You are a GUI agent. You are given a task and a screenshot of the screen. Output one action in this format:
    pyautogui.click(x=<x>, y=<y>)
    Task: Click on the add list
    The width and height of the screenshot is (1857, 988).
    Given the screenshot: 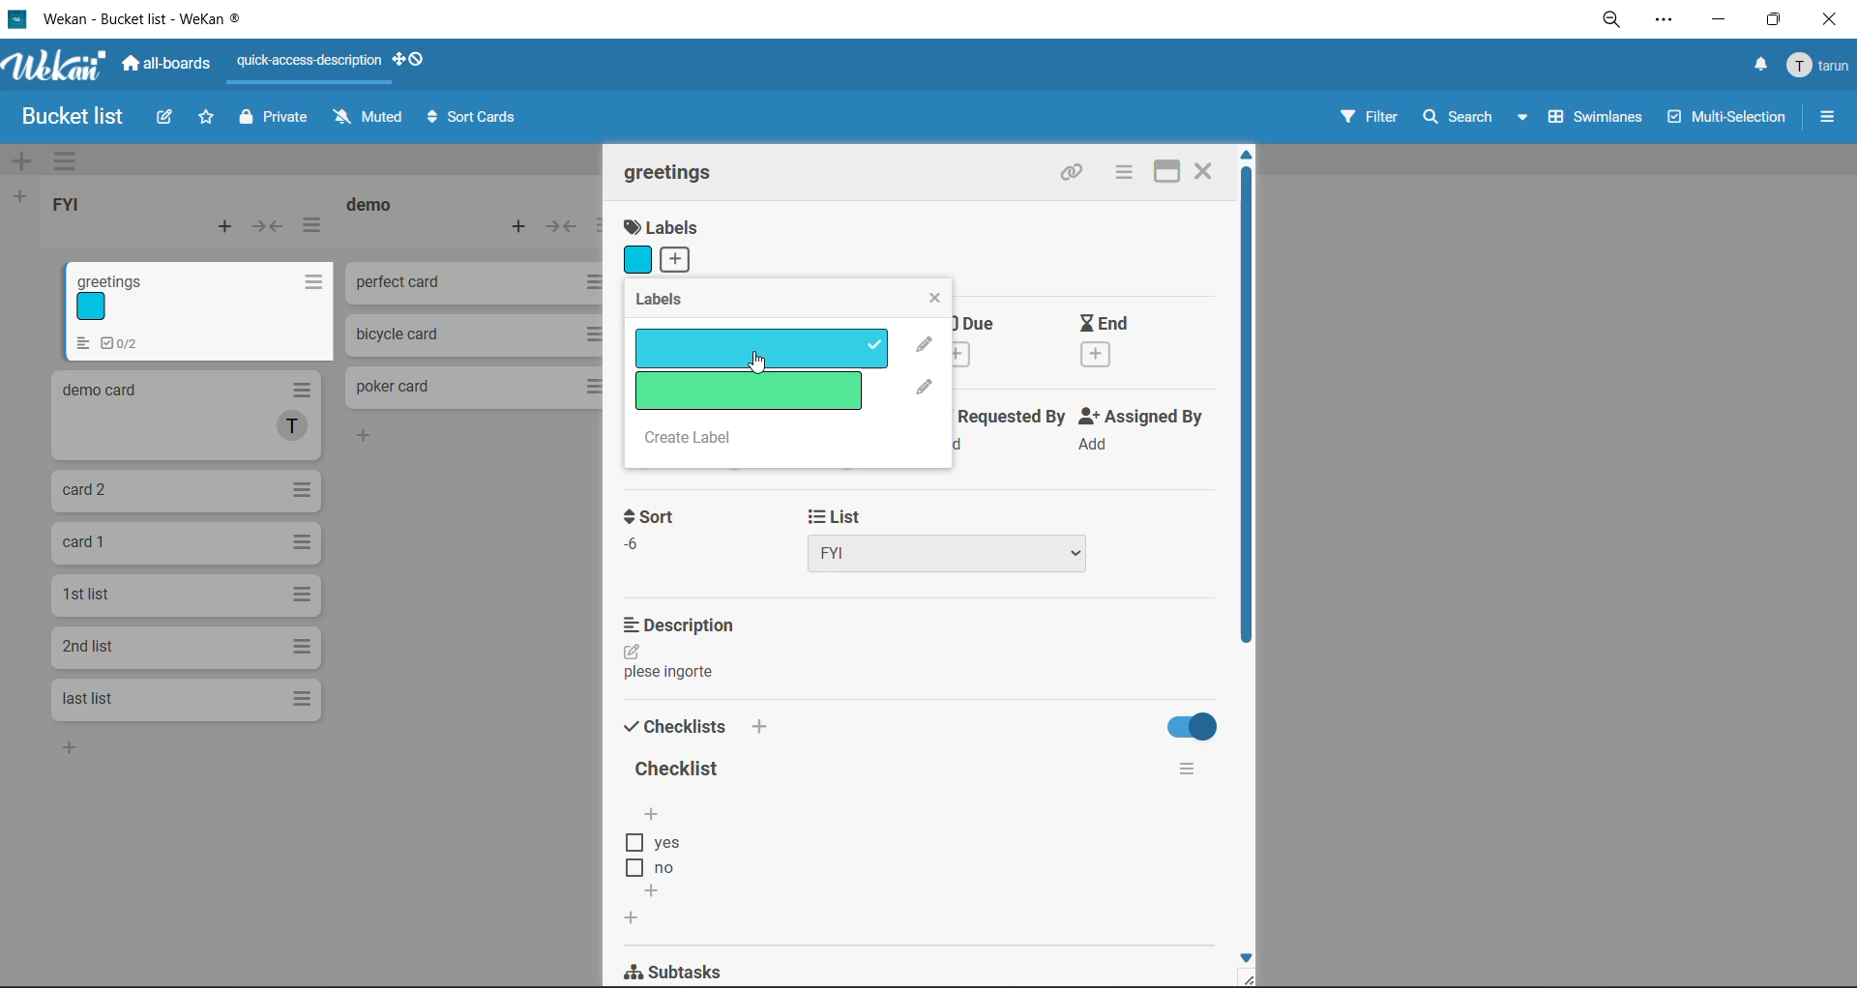 What is the action you would take?
    pyautogui.click(x=21, y=197)
    